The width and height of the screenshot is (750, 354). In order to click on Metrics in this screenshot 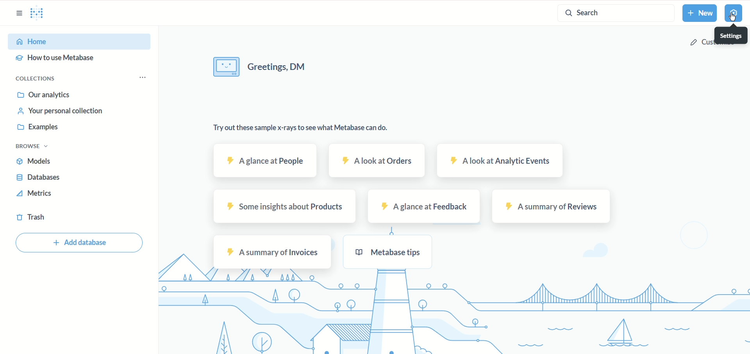, I will do `click(69, 193)`.